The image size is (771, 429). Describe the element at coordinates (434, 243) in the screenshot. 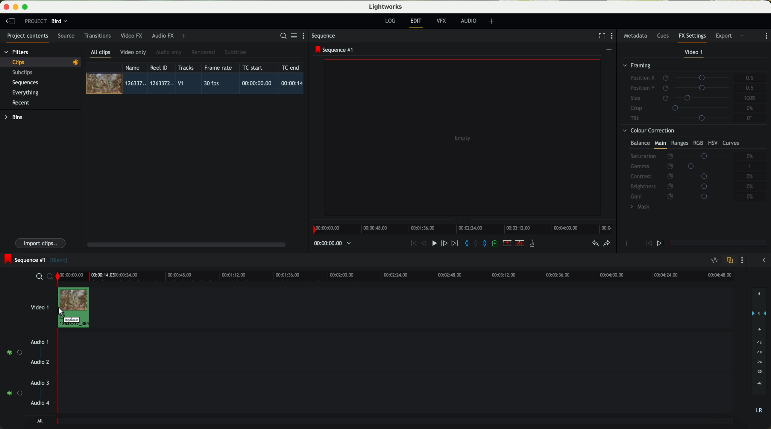

I see `play` at that location.